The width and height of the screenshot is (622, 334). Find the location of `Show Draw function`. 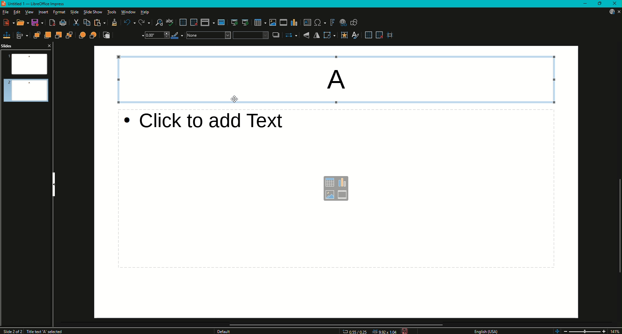

Show Draw function is located at coordinates (356, 22).